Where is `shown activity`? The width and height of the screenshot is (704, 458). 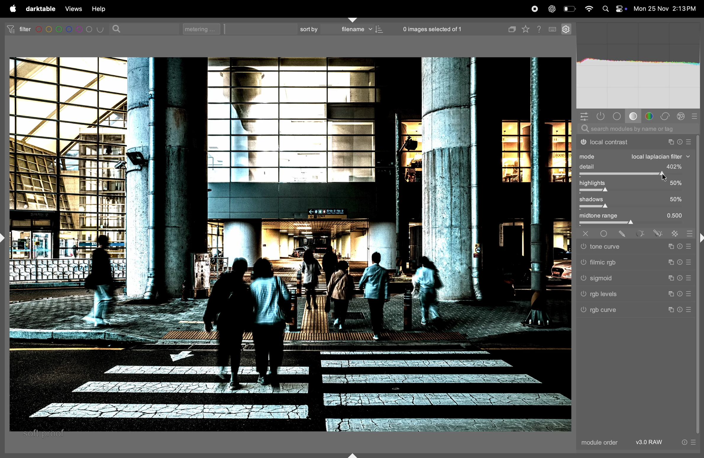 shown activity is located at coordinates (603, 117).